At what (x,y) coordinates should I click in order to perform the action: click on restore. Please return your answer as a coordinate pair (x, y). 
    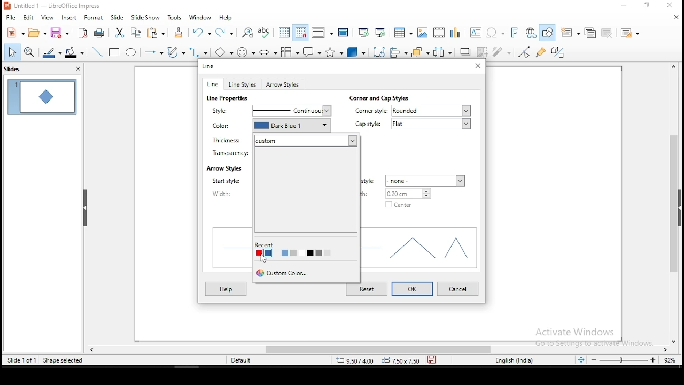
    Looking at the image, I should click on (646, 5).